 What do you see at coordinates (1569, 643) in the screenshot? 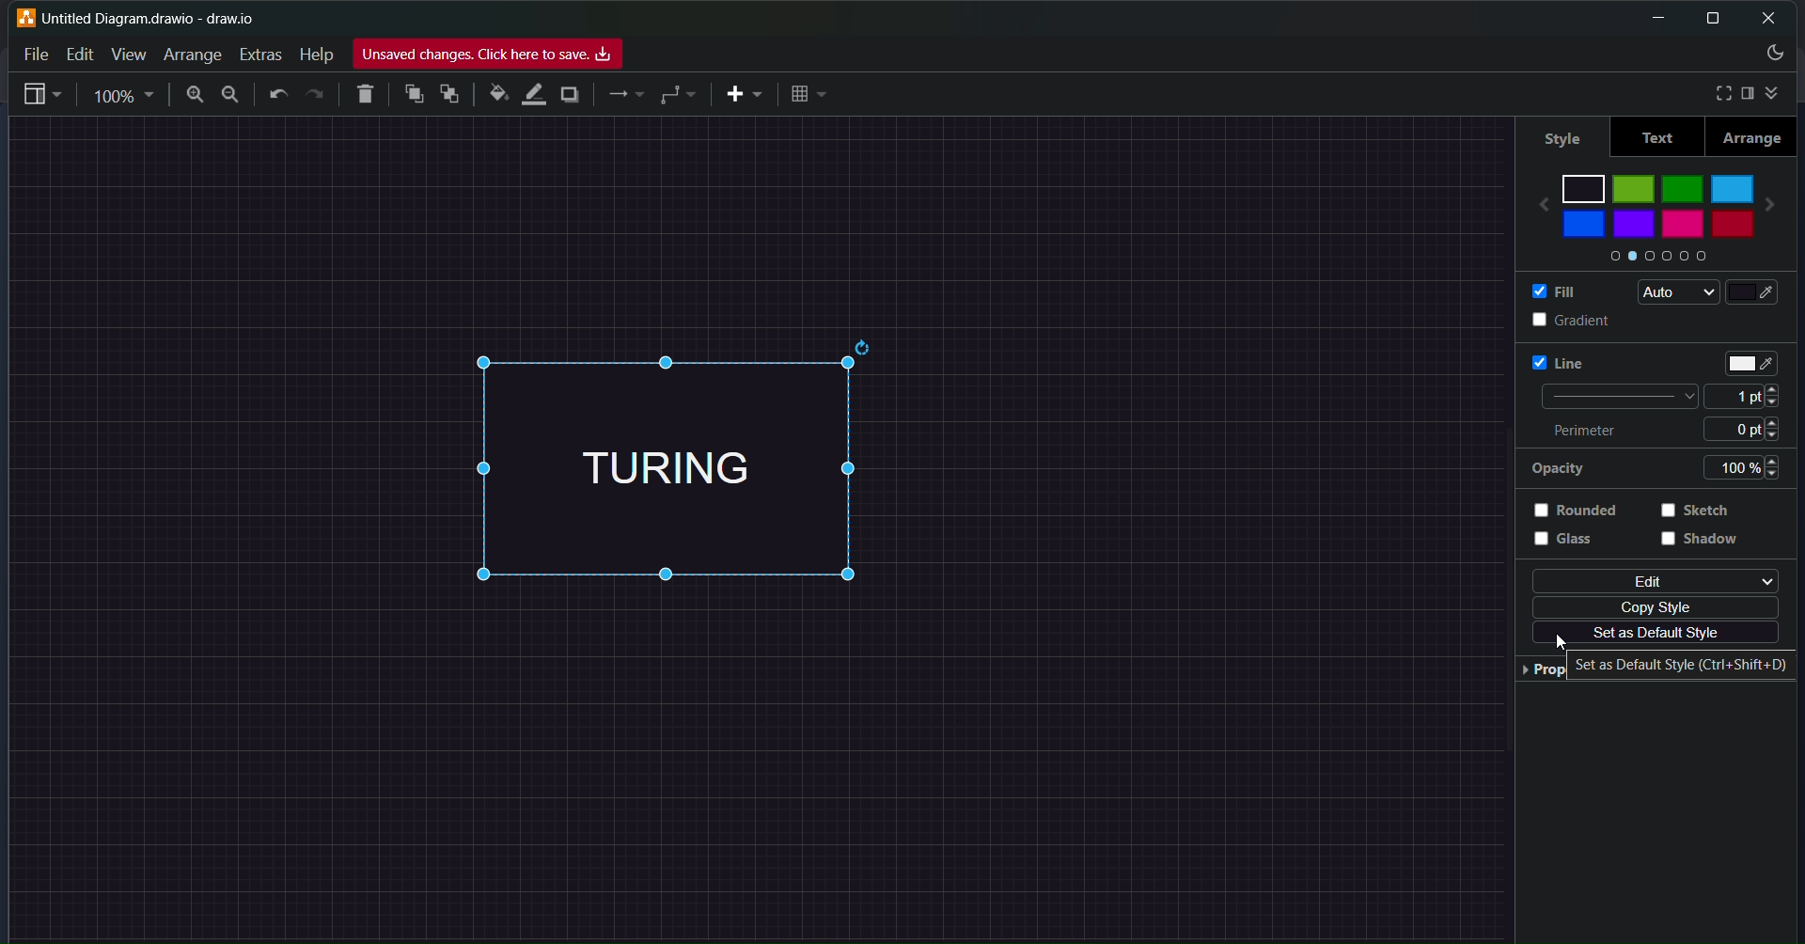
I see `cursor` at bounding box center [1569, 643].